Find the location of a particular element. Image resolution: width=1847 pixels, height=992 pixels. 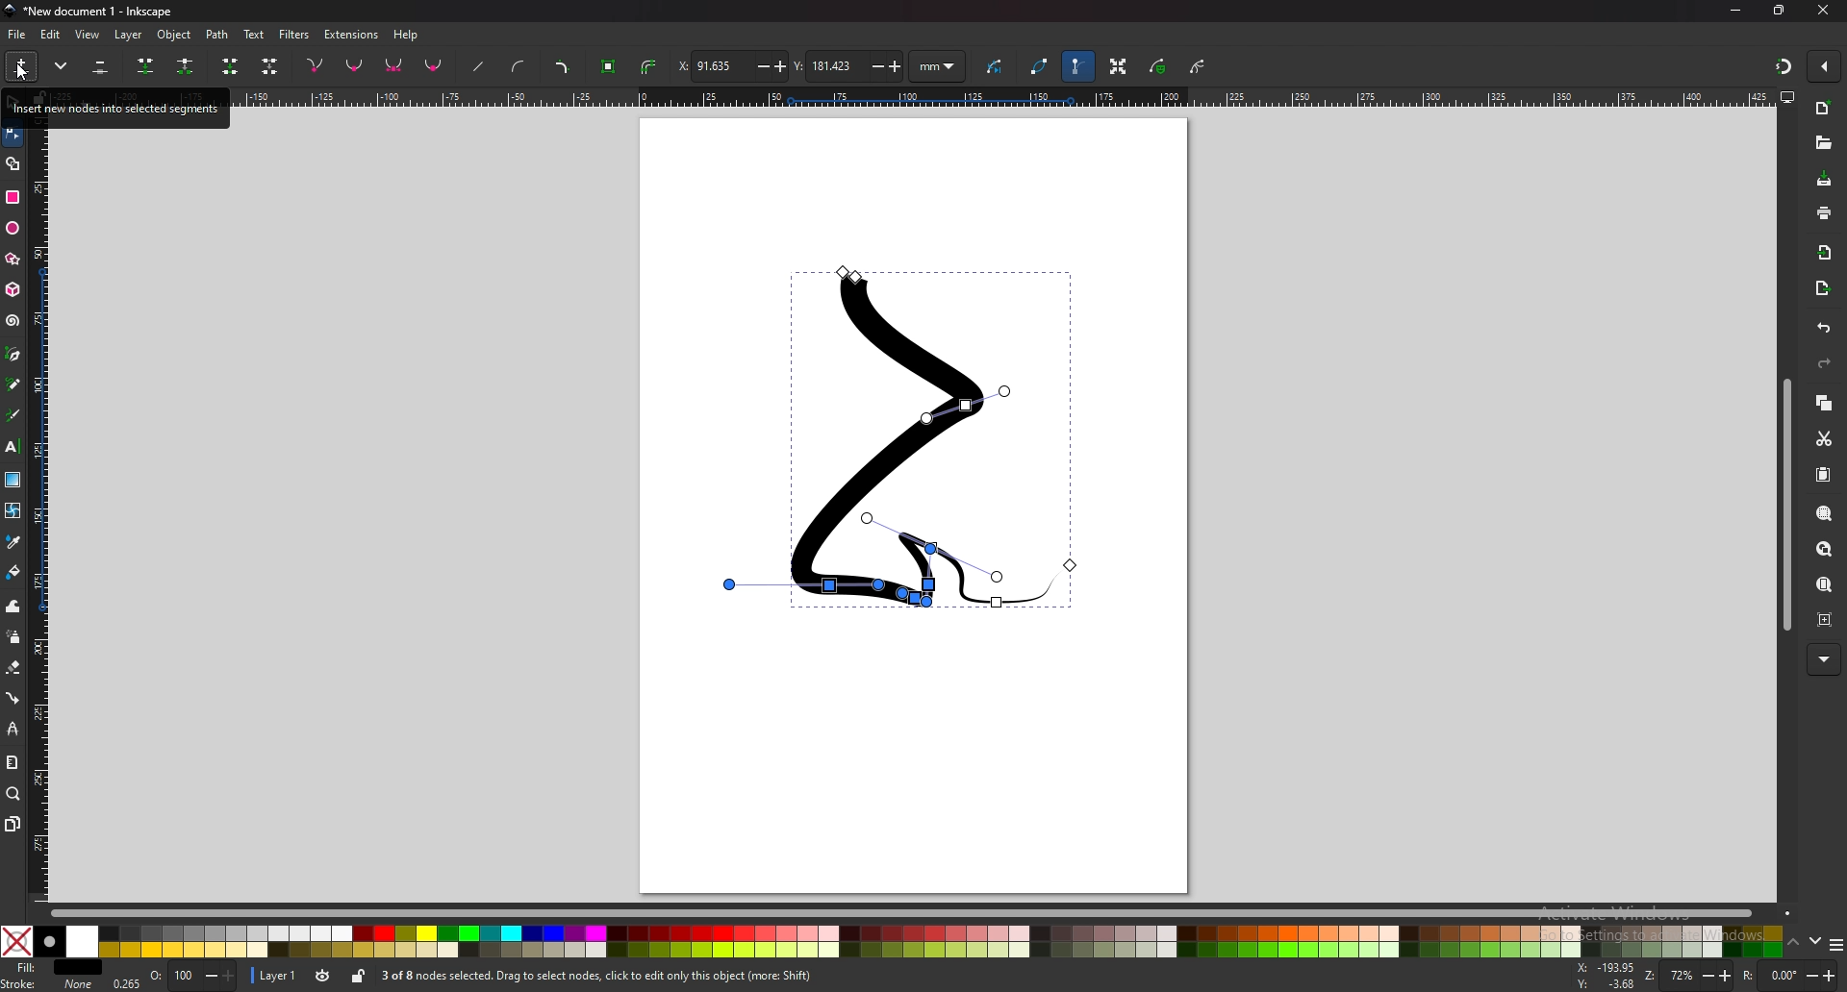

object is located at coordinates (173, 34).